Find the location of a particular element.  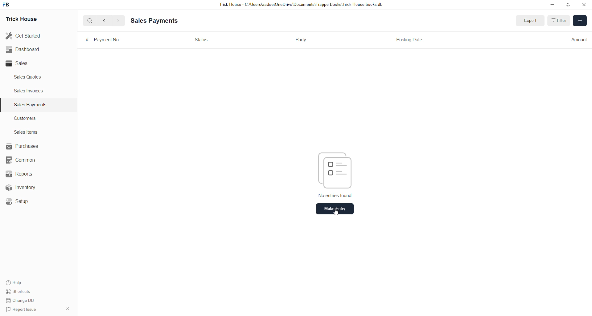

Reports is located at coordinates (23, 173).